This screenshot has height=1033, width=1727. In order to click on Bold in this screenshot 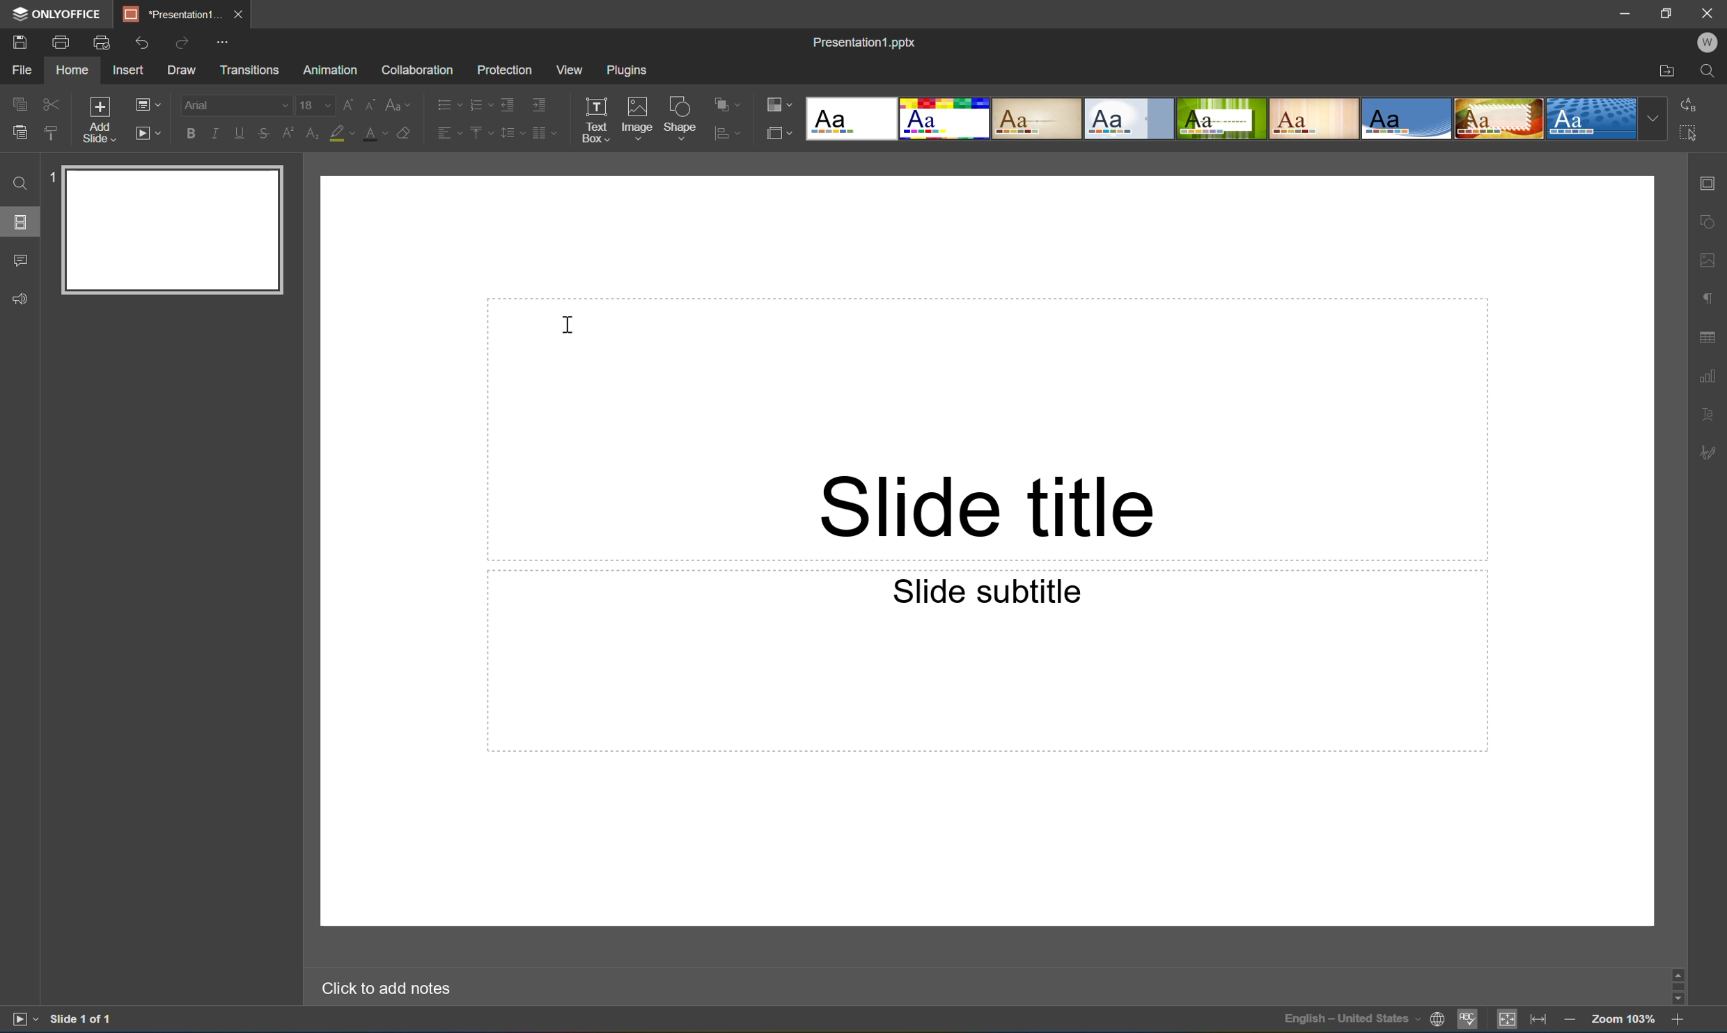, I will do `click(192, 134)`.